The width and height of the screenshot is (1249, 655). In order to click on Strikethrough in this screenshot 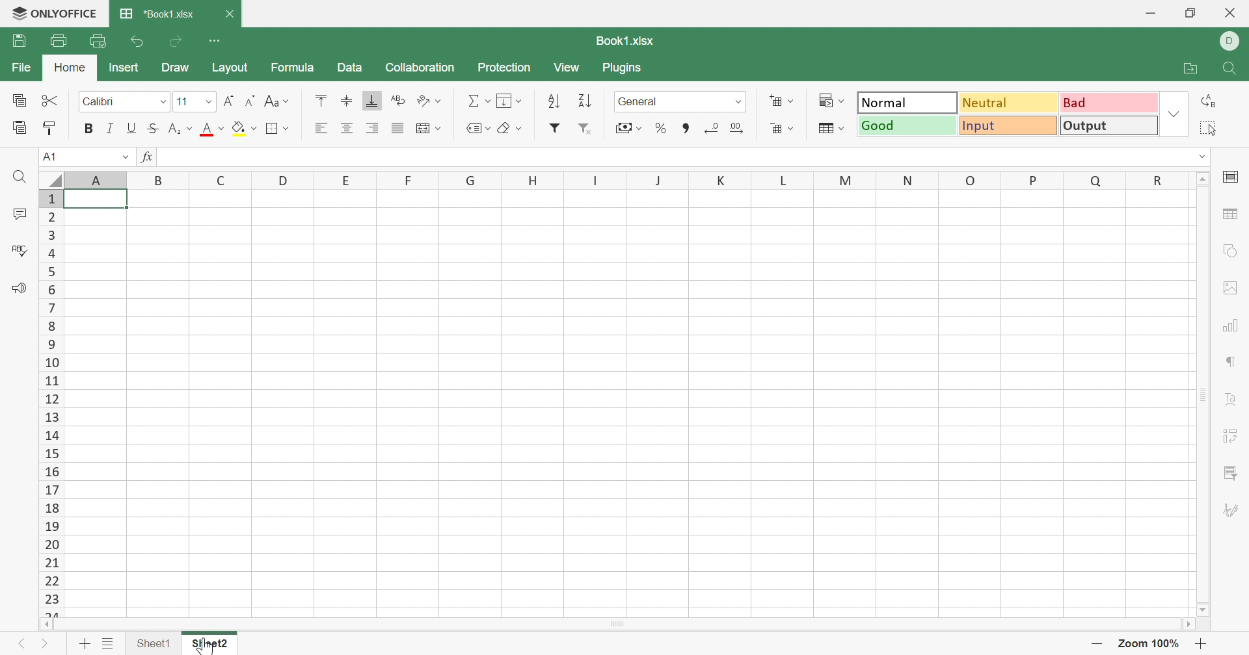, I will do `click(151, 129)`.